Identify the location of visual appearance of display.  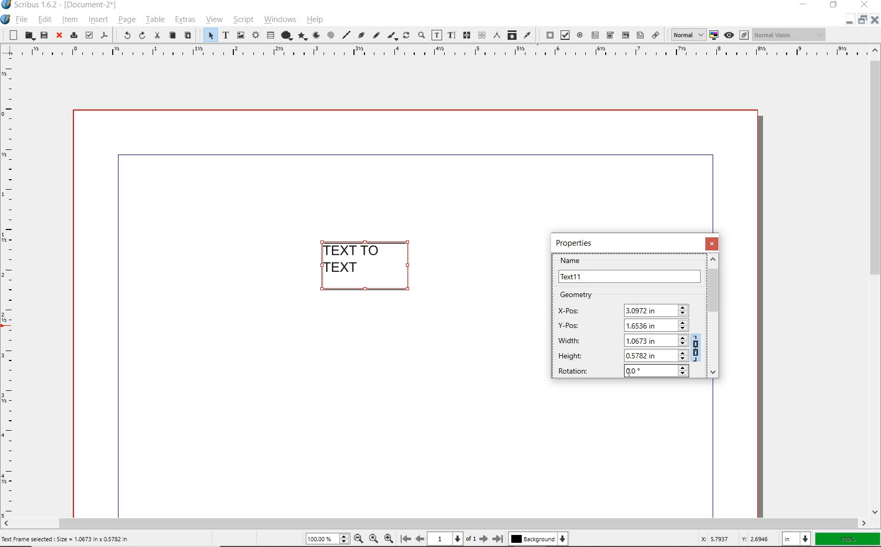
(789, 35).